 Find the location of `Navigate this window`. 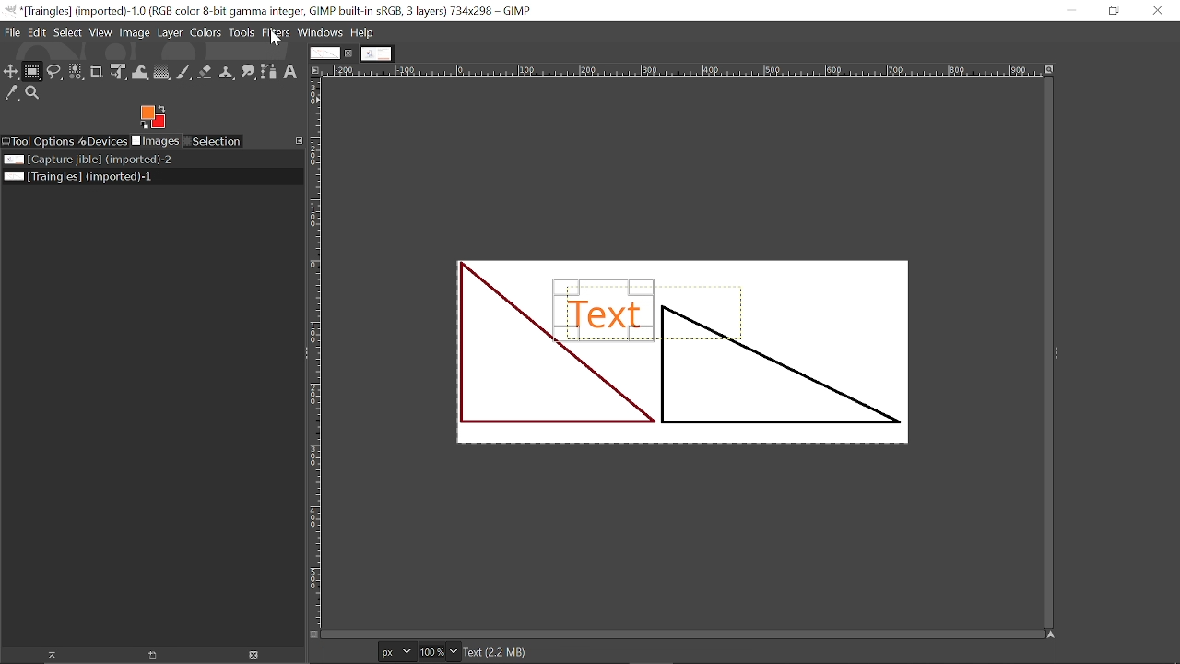

Navigate this window is located at coordinates (1049, 635).